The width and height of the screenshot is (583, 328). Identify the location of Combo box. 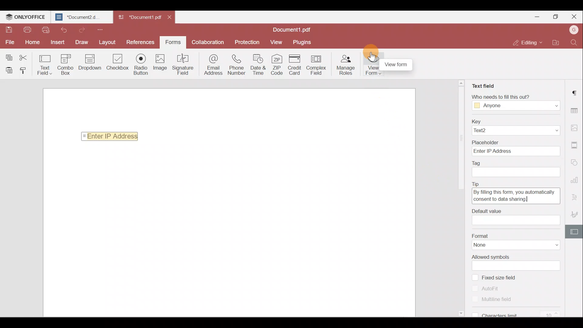
(67, 63).